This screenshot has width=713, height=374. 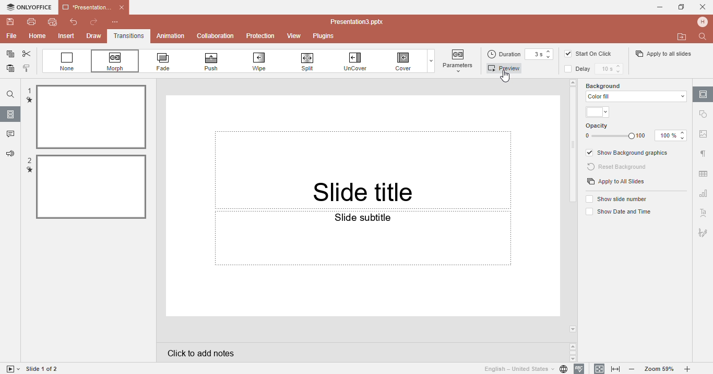 I want to click on Opacity, so click(x=637, y=132).